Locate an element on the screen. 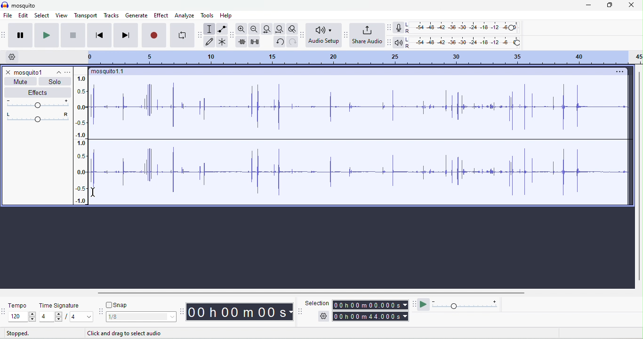 Image resolution: width=643 pixels, height=339 pixels. two mono tracks transformed into stereo track is located at coordinates (360, 136).